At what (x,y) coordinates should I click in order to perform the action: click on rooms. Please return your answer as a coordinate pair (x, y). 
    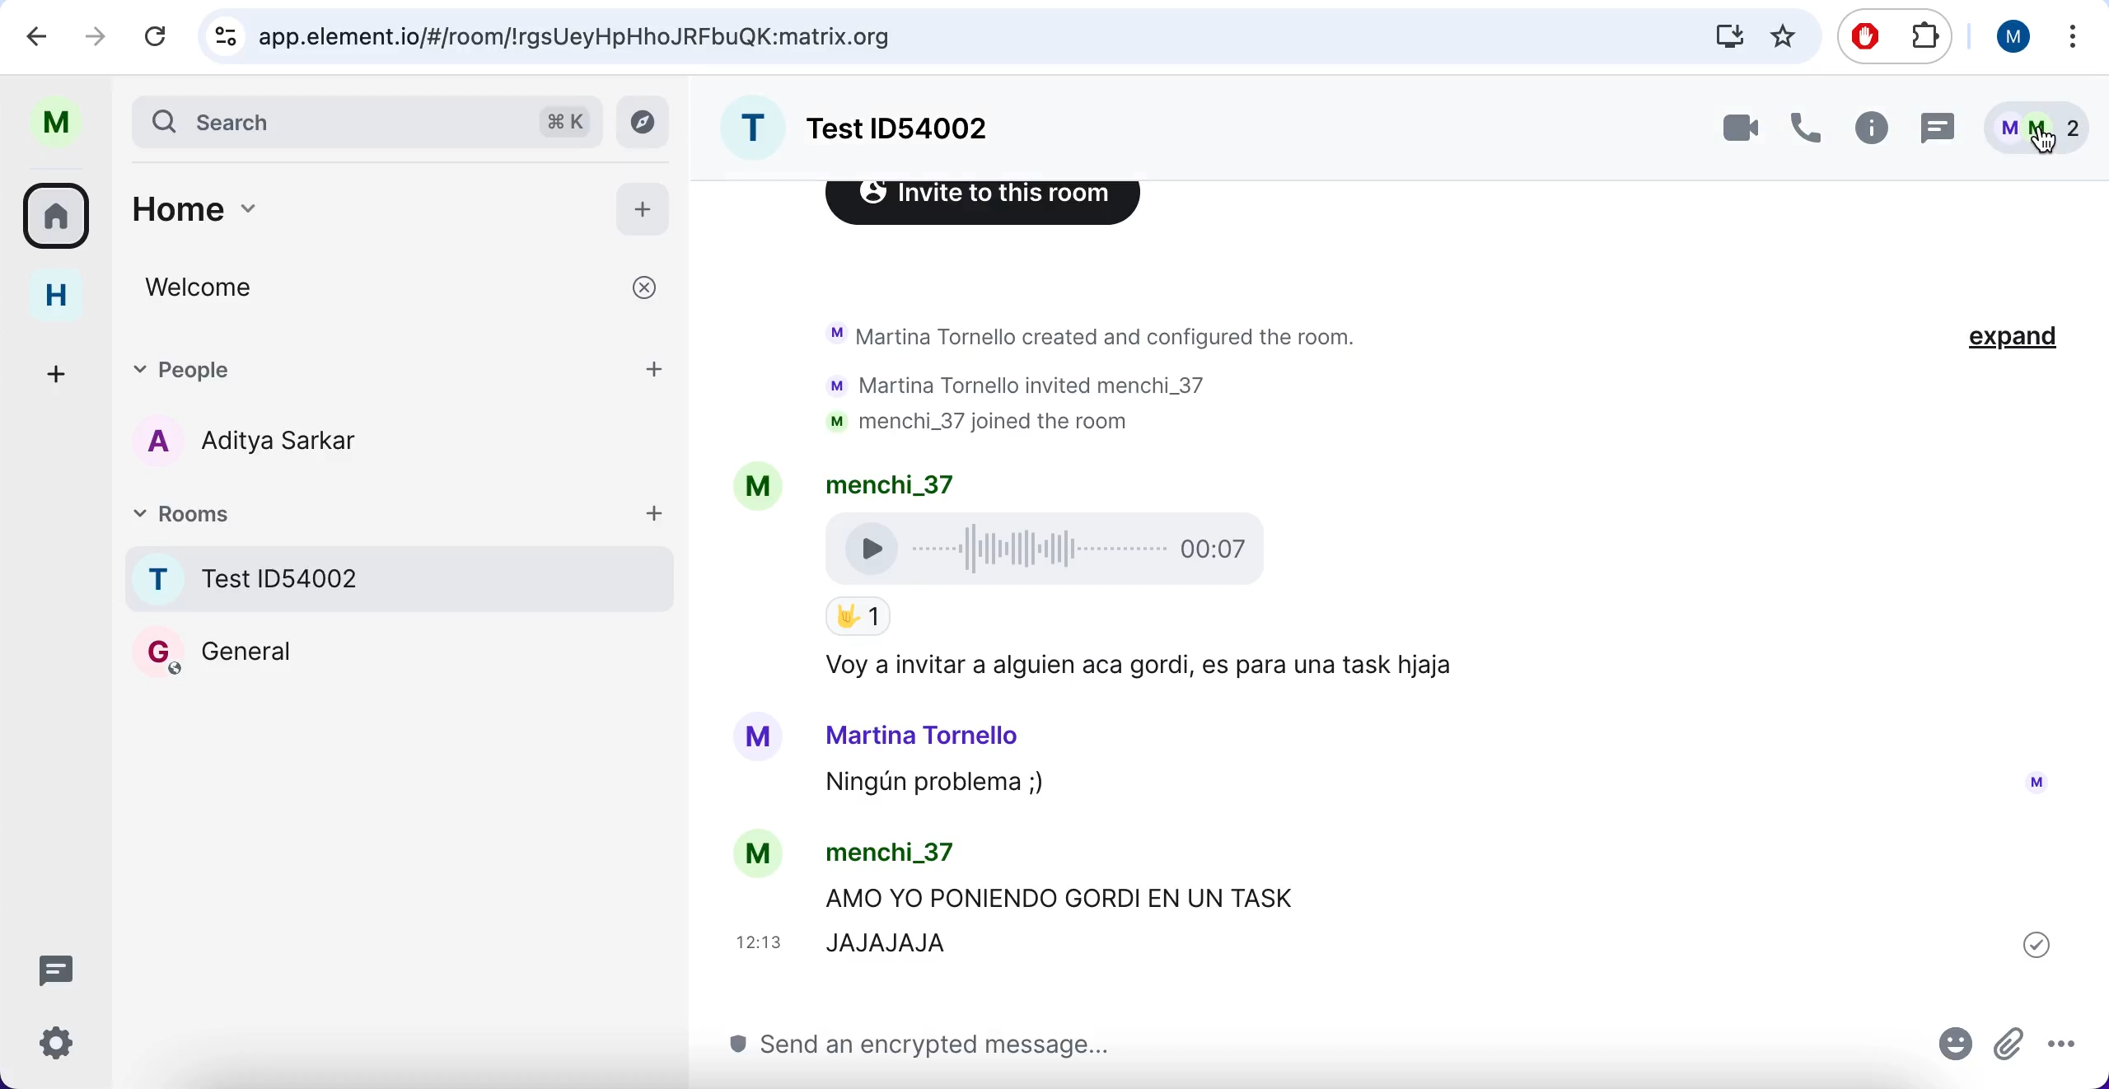
    Looking at the image, I should click on (62, 217).